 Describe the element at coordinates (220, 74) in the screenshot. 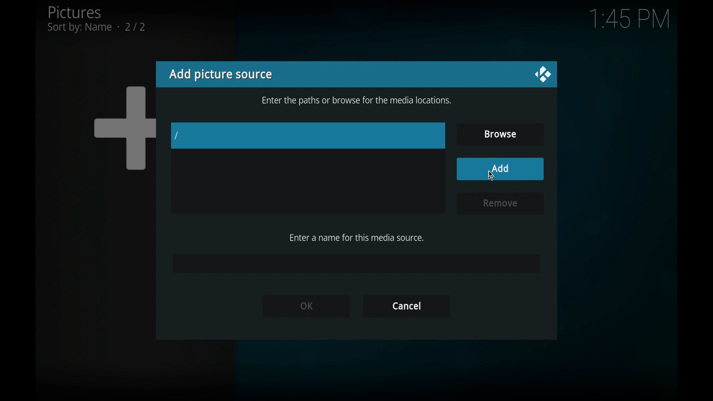

I see `add picture source` at that location.